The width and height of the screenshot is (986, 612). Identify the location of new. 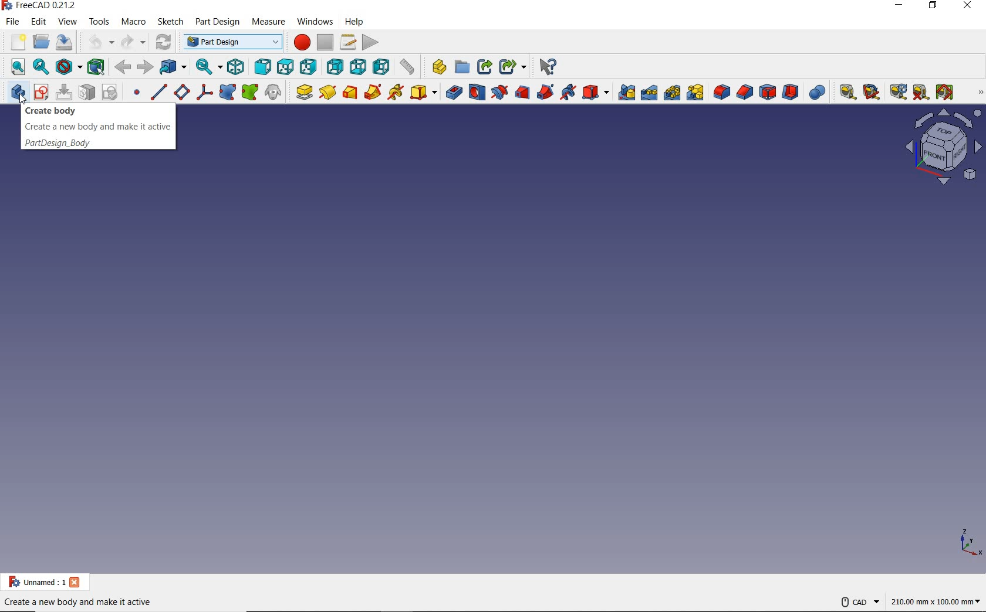
(15, 43).